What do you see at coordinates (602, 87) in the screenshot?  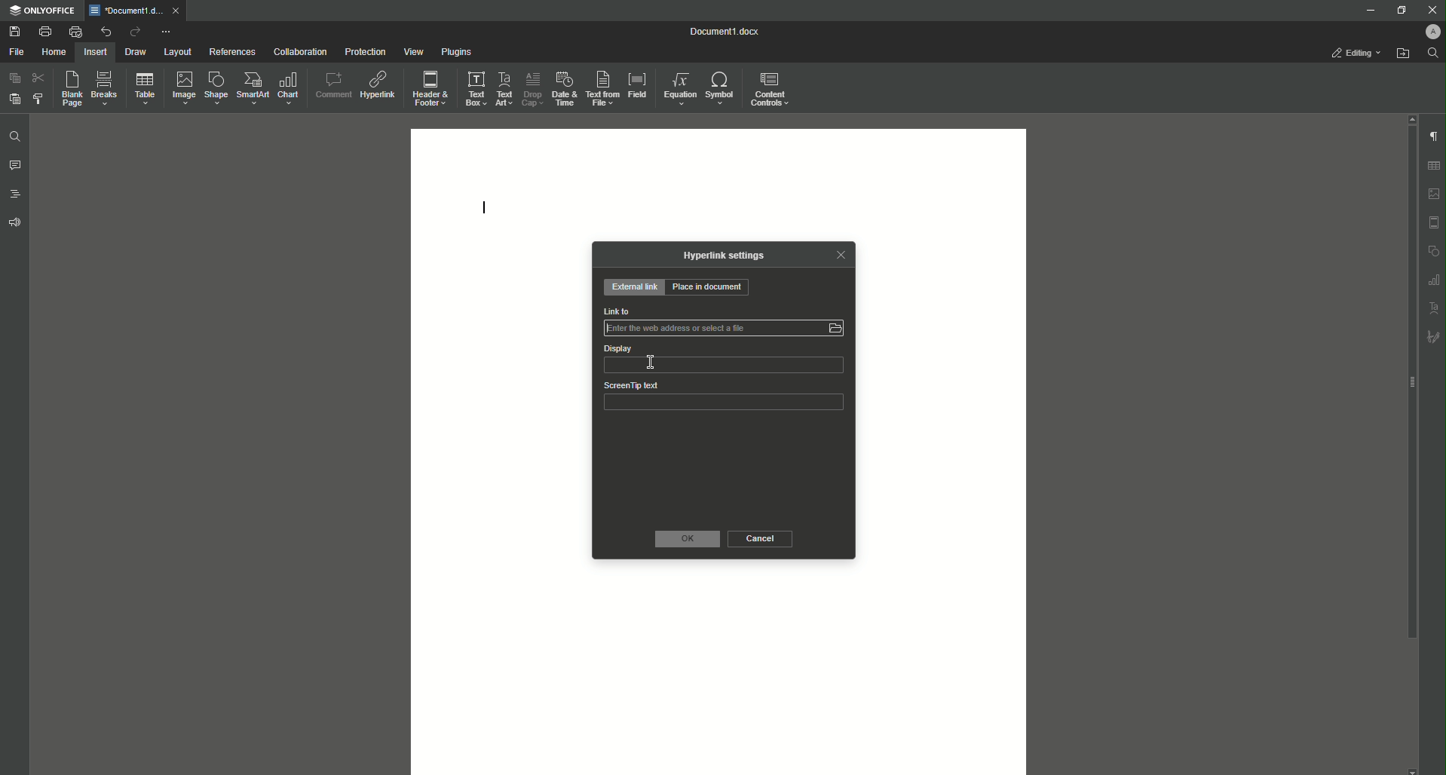 I see `Text From File` at bounding box center [602, 87].